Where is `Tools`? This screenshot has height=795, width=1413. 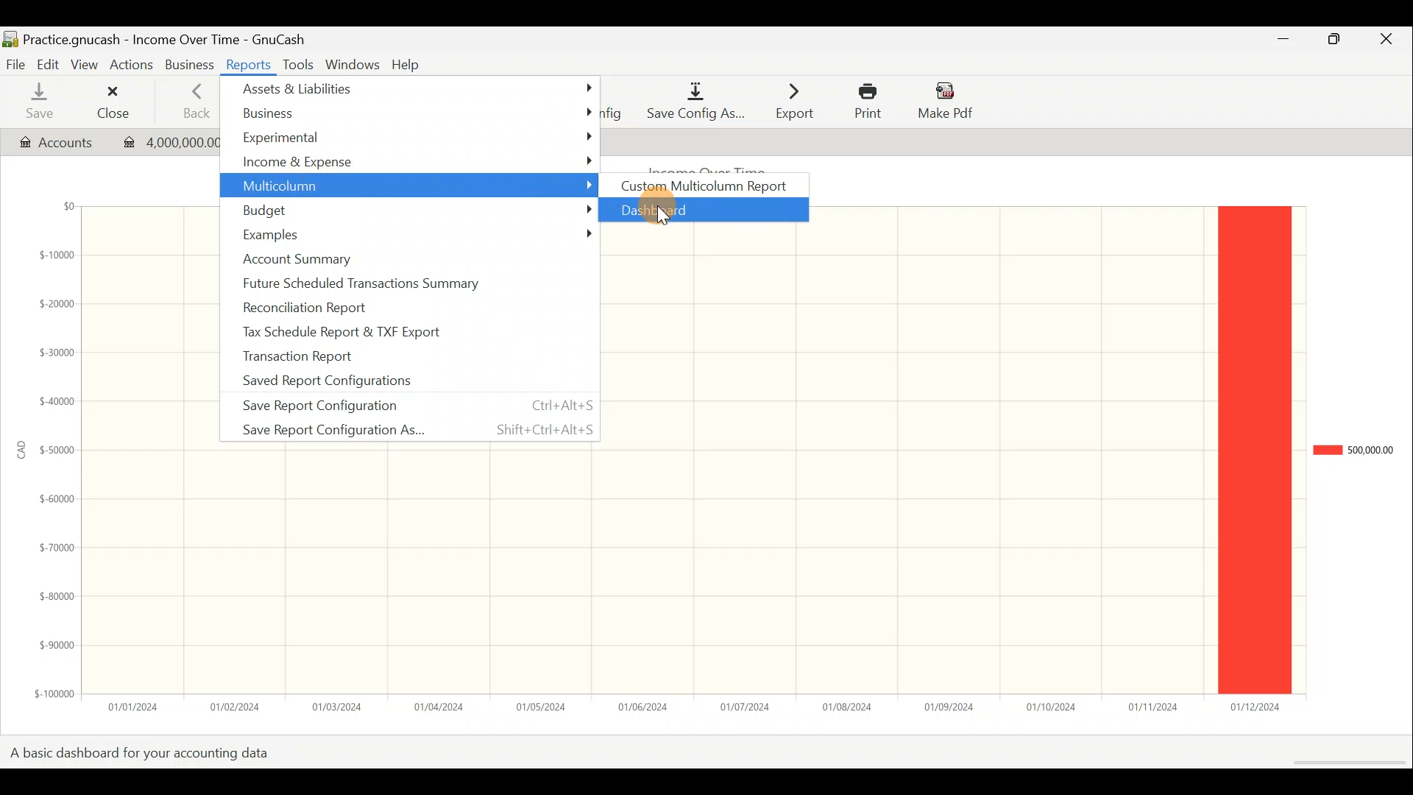
Tools is located at coordinates (298, 65).